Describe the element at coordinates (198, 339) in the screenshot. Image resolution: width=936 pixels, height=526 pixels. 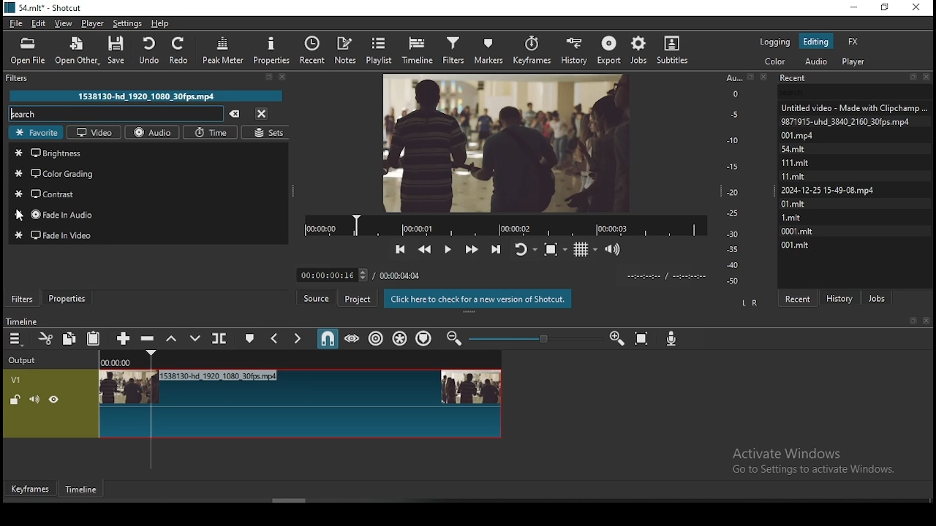
I see `overwrite` at that location.